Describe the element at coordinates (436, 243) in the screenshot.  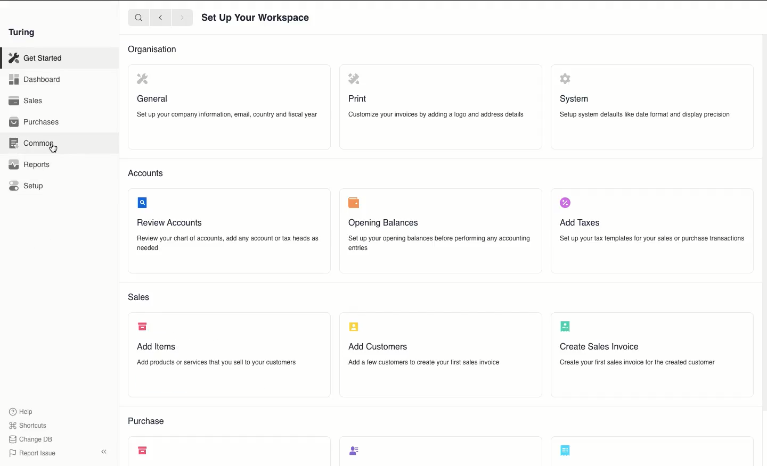
I see `Set up your opening balances before performing any accounting entries` at that location.